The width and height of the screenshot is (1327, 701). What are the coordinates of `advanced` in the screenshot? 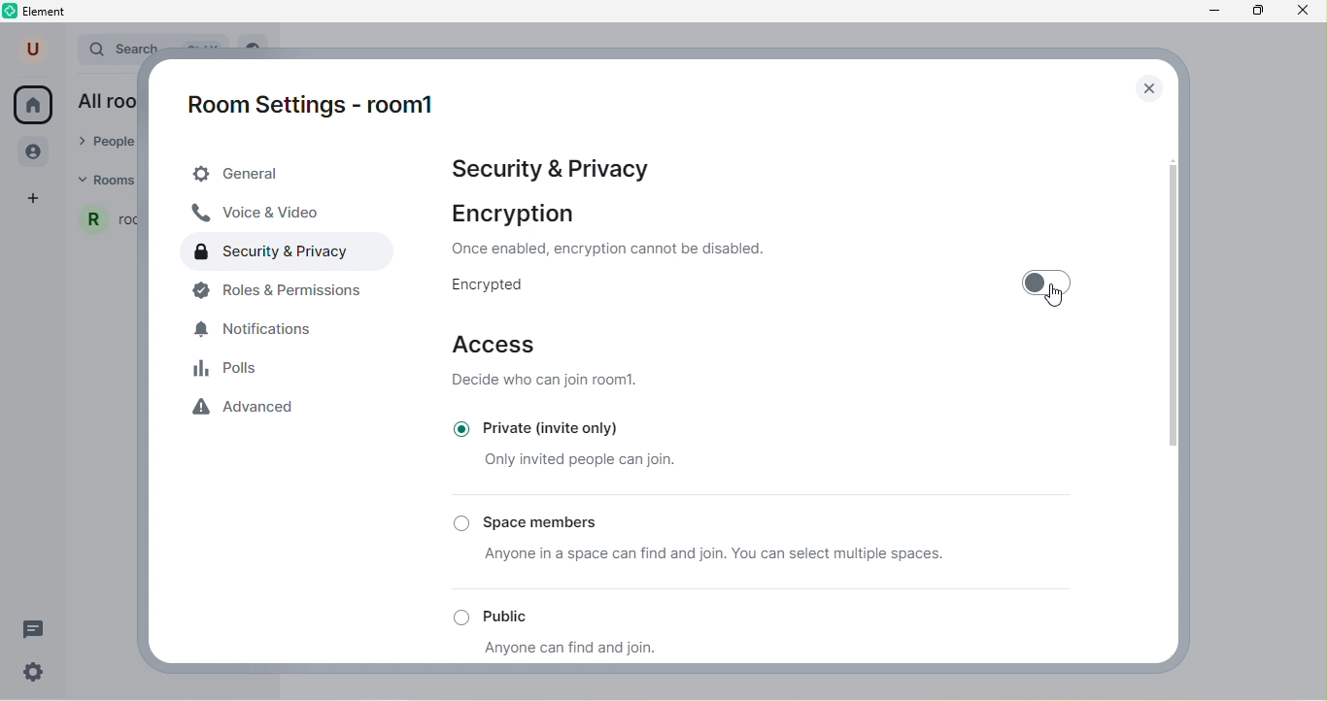 It's located at (252, 409).